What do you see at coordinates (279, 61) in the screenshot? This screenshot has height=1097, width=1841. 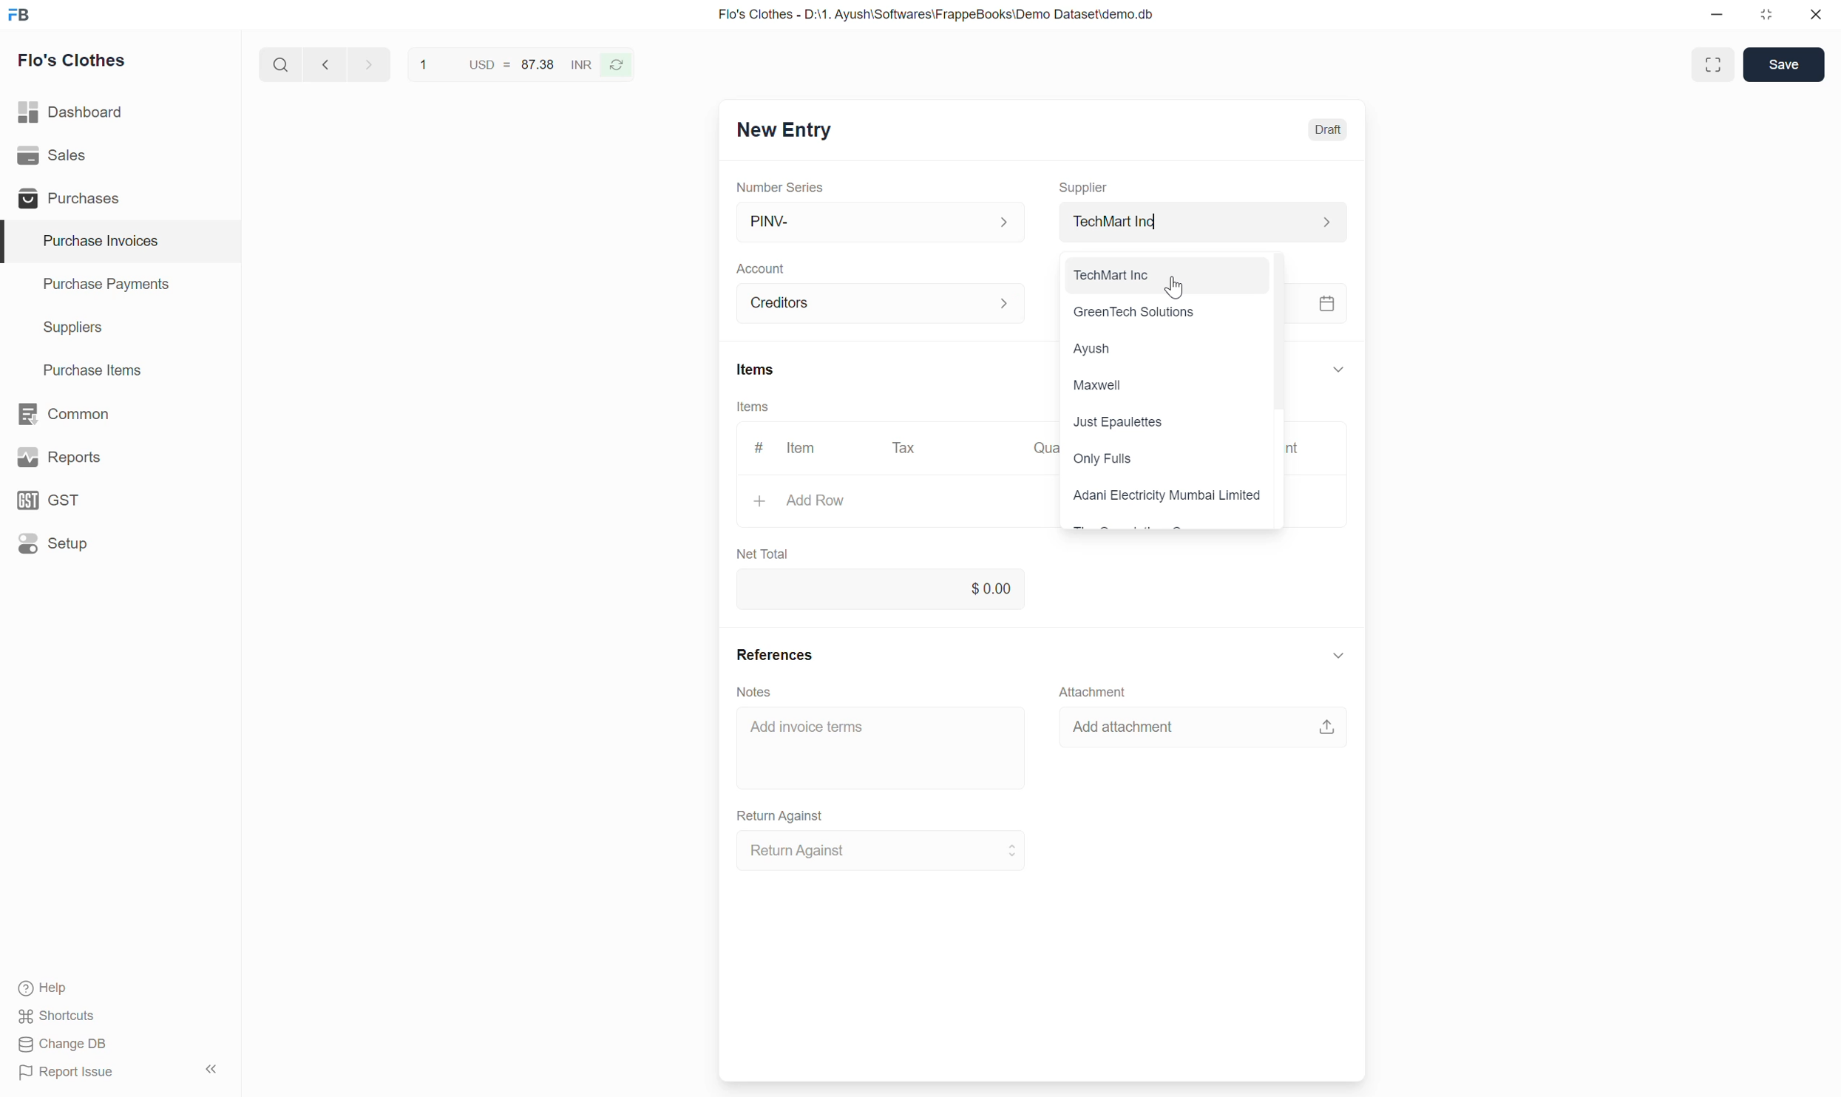 I see `search` at bounding box center [279, 61].